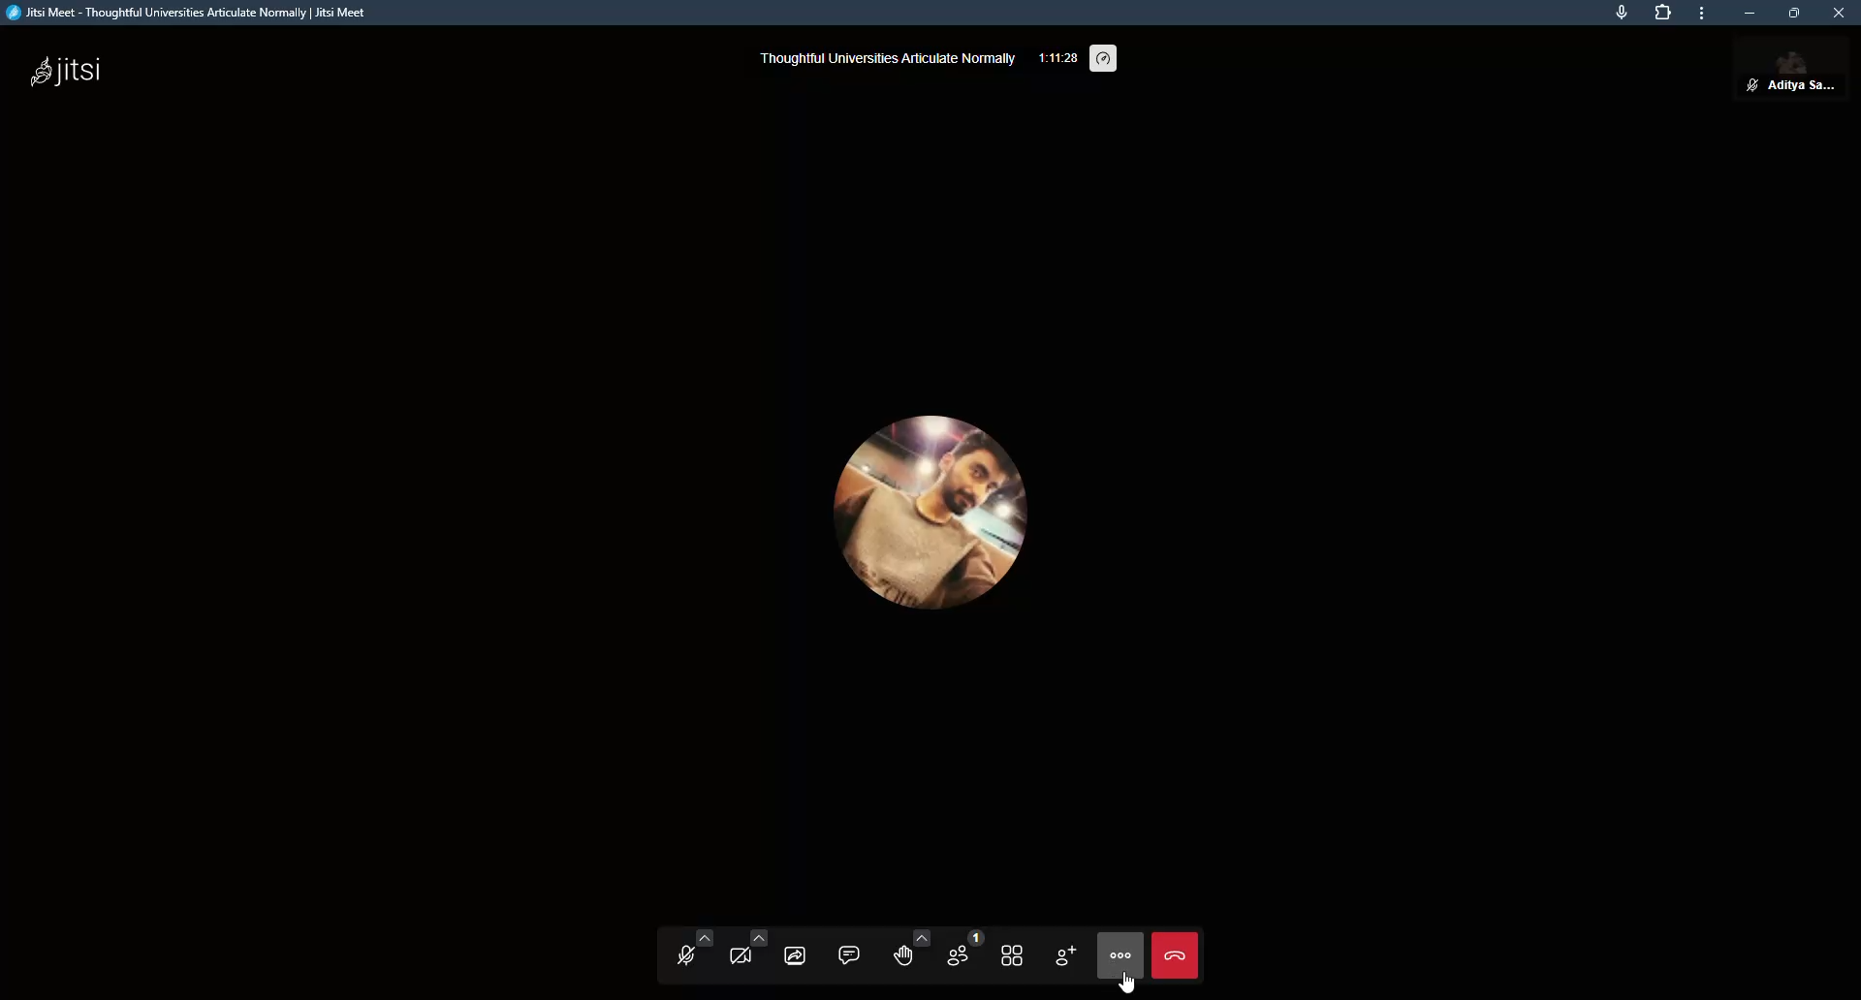 The width and height of the screenshot is (1861, 1000). Describe the element at coordinates (1659, 13) in the screenshot. I see `extensions` at that location.